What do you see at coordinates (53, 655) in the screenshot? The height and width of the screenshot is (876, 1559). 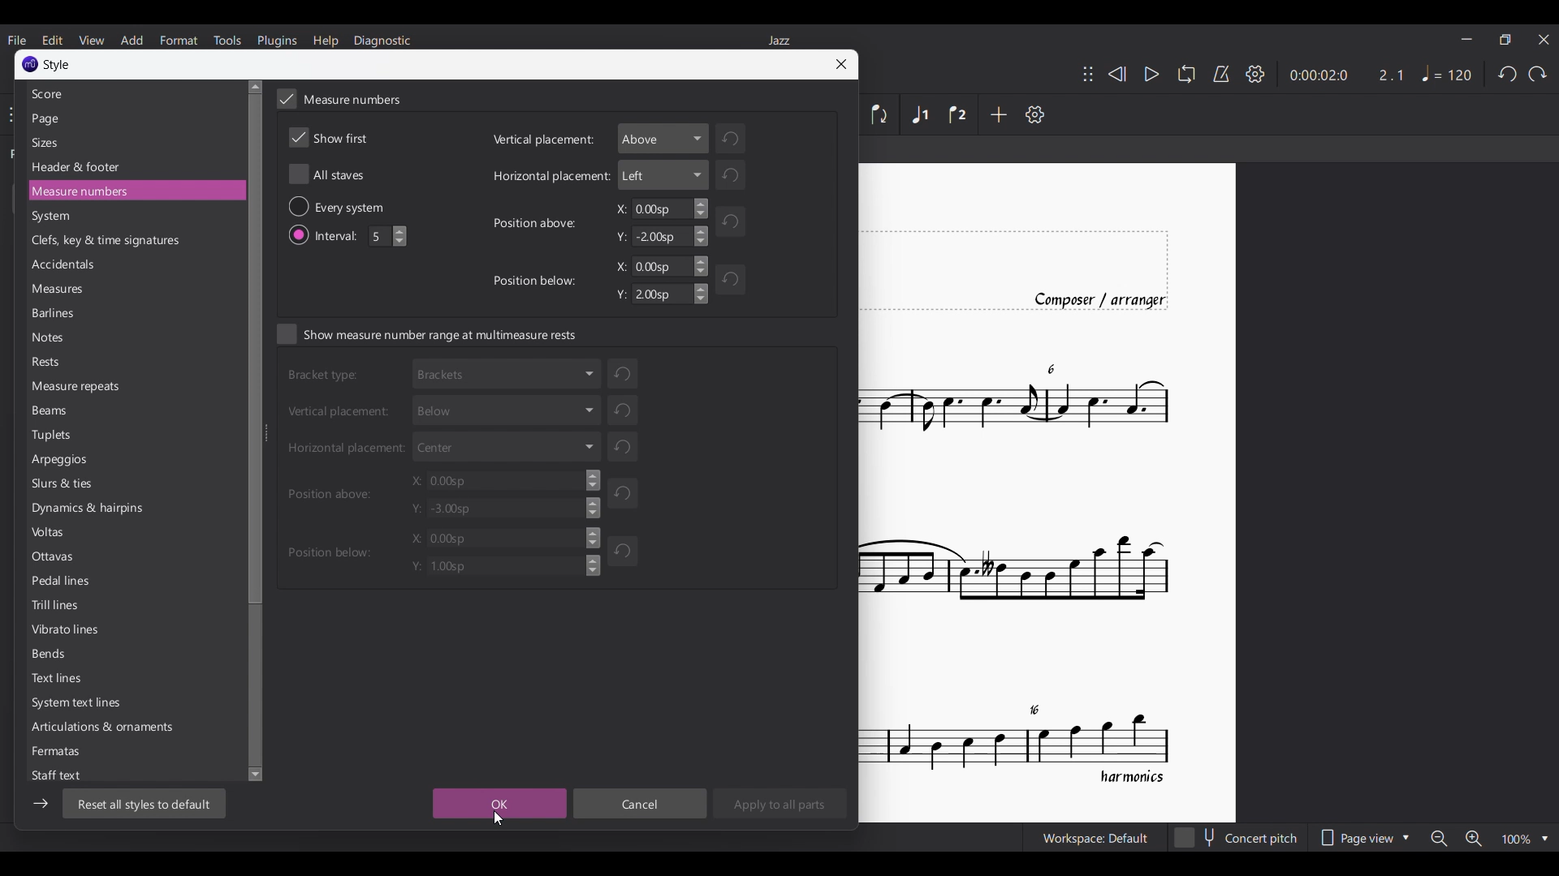 I see `Bends` at bounding box center [53, 655].